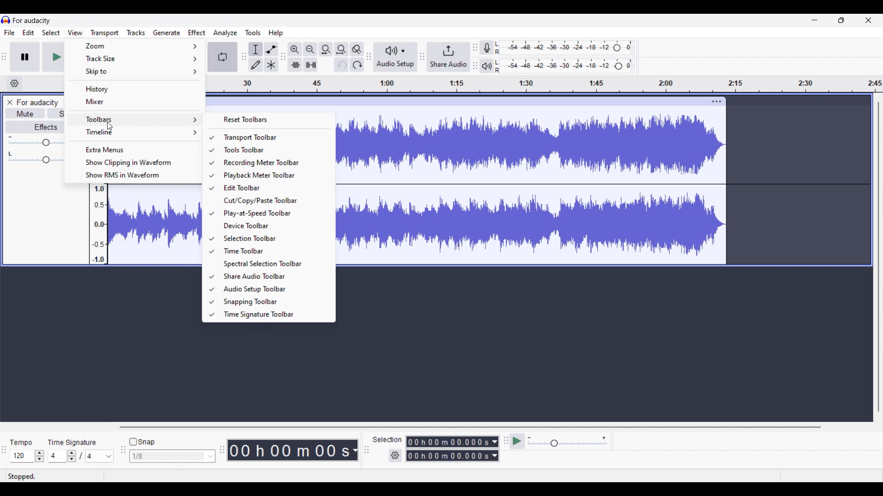 The image size is (883, 496). Describe the element at coordinates (396, 57) in the screenshot. I see `Audio setup` at that location.